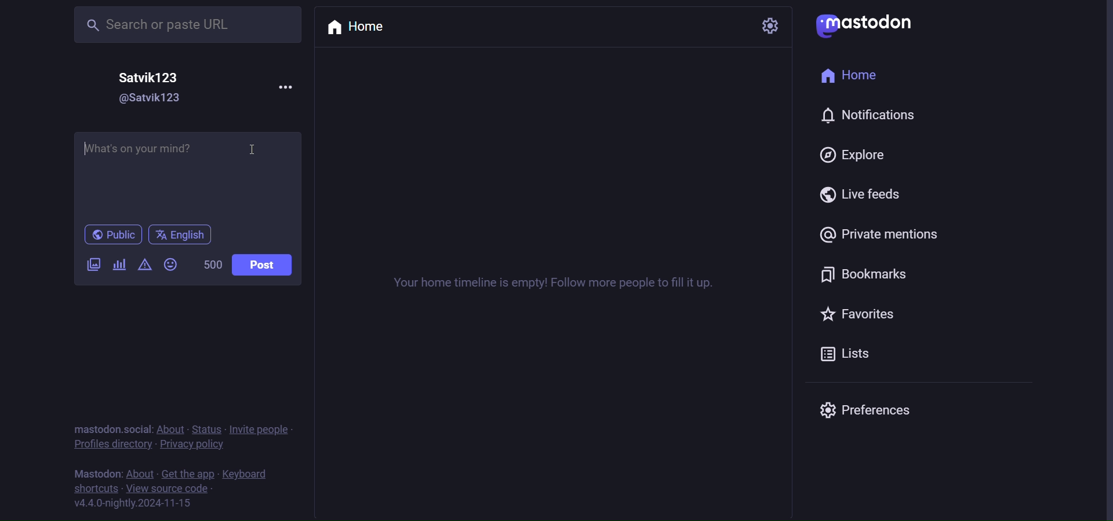 The image size is (1113, 521). I want to click on explore, so click(853, 155).